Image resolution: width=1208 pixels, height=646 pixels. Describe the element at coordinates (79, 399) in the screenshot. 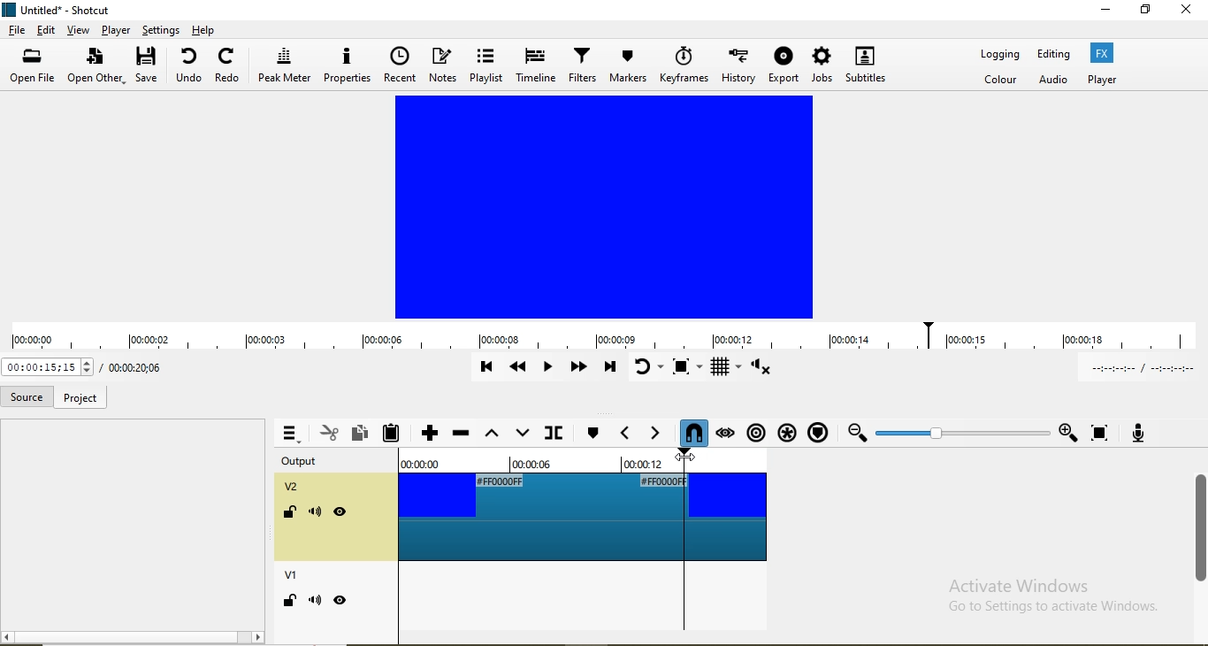

I see `project` at that location.